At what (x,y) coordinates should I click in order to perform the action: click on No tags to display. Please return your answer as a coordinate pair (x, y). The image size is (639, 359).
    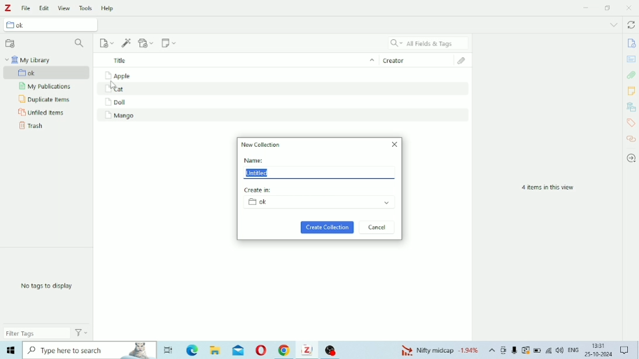
    Looking at the image, I should click on (49, 286).